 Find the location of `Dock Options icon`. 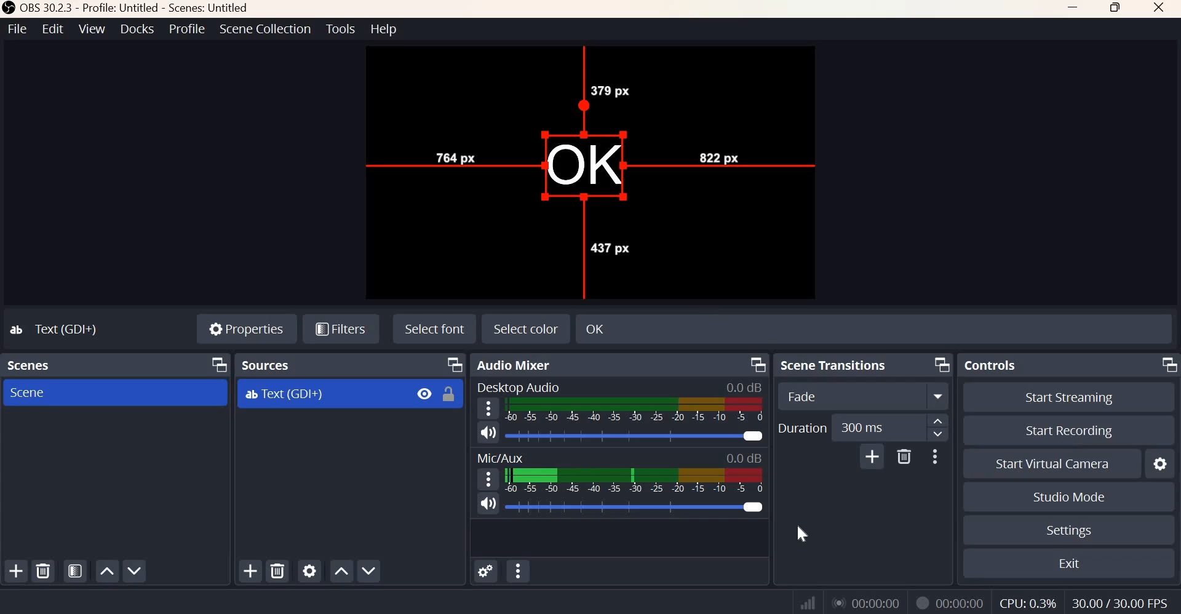

Dock Options icon is located at coordinates (942, 364).